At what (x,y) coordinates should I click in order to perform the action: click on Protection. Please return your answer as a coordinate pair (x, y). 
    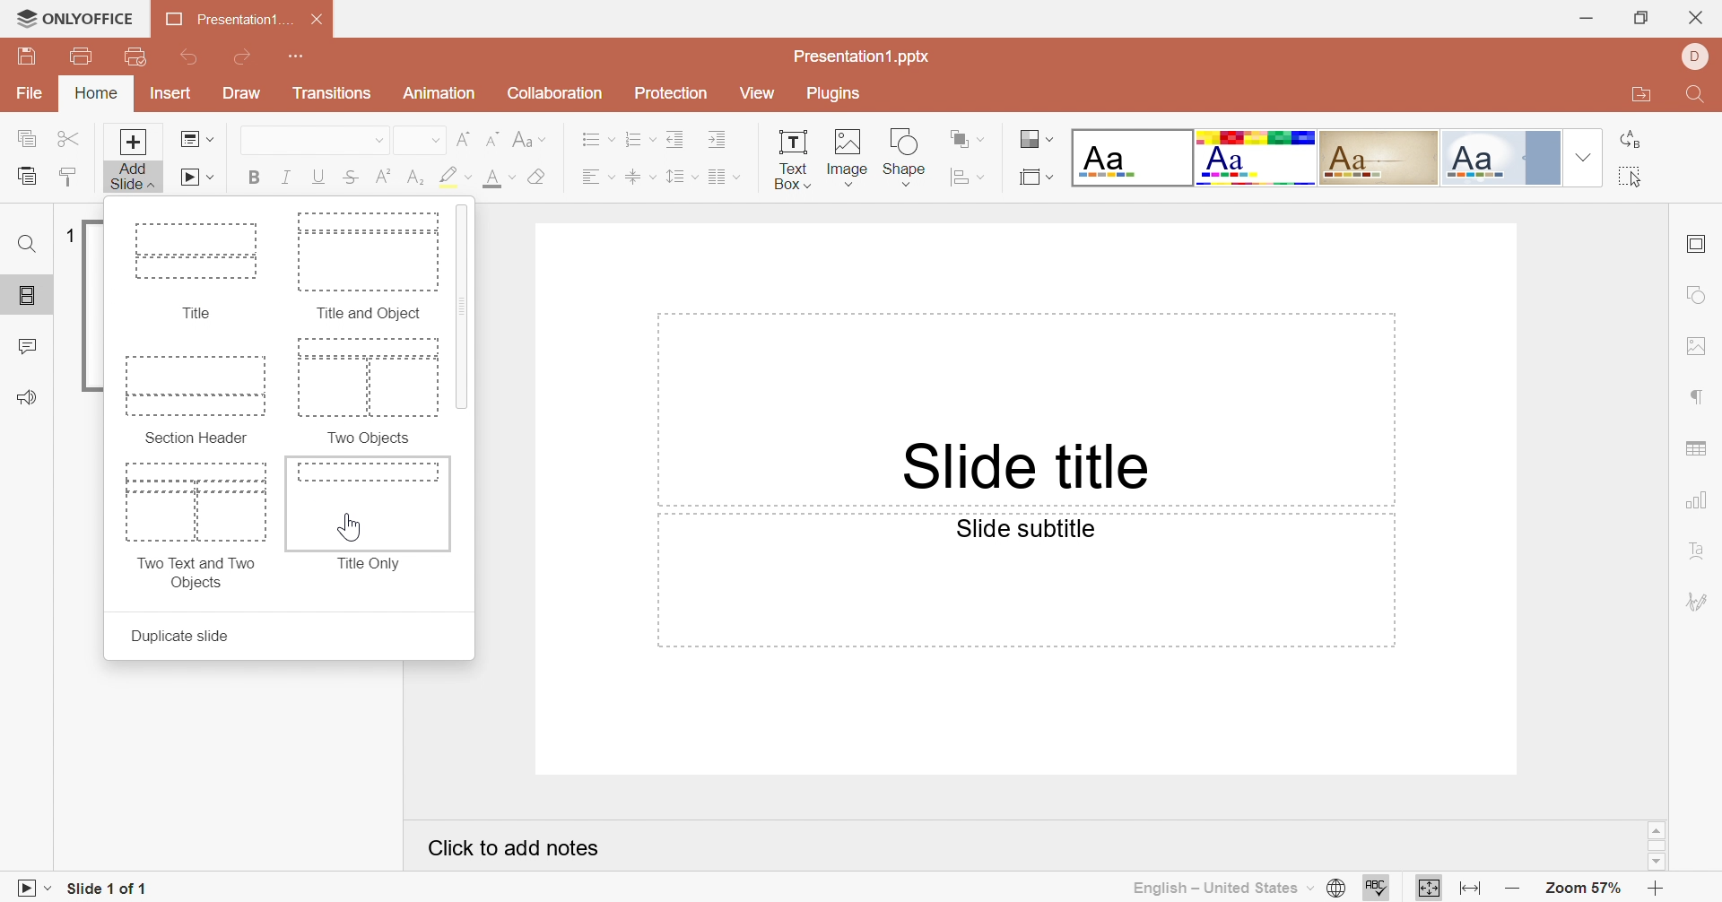
    Looking at the image, I should click on (671, 93).